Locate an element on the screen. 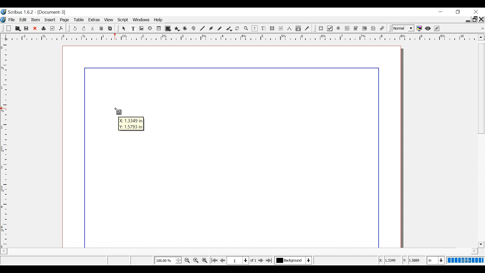  Table is located at coordinates (79, 20).